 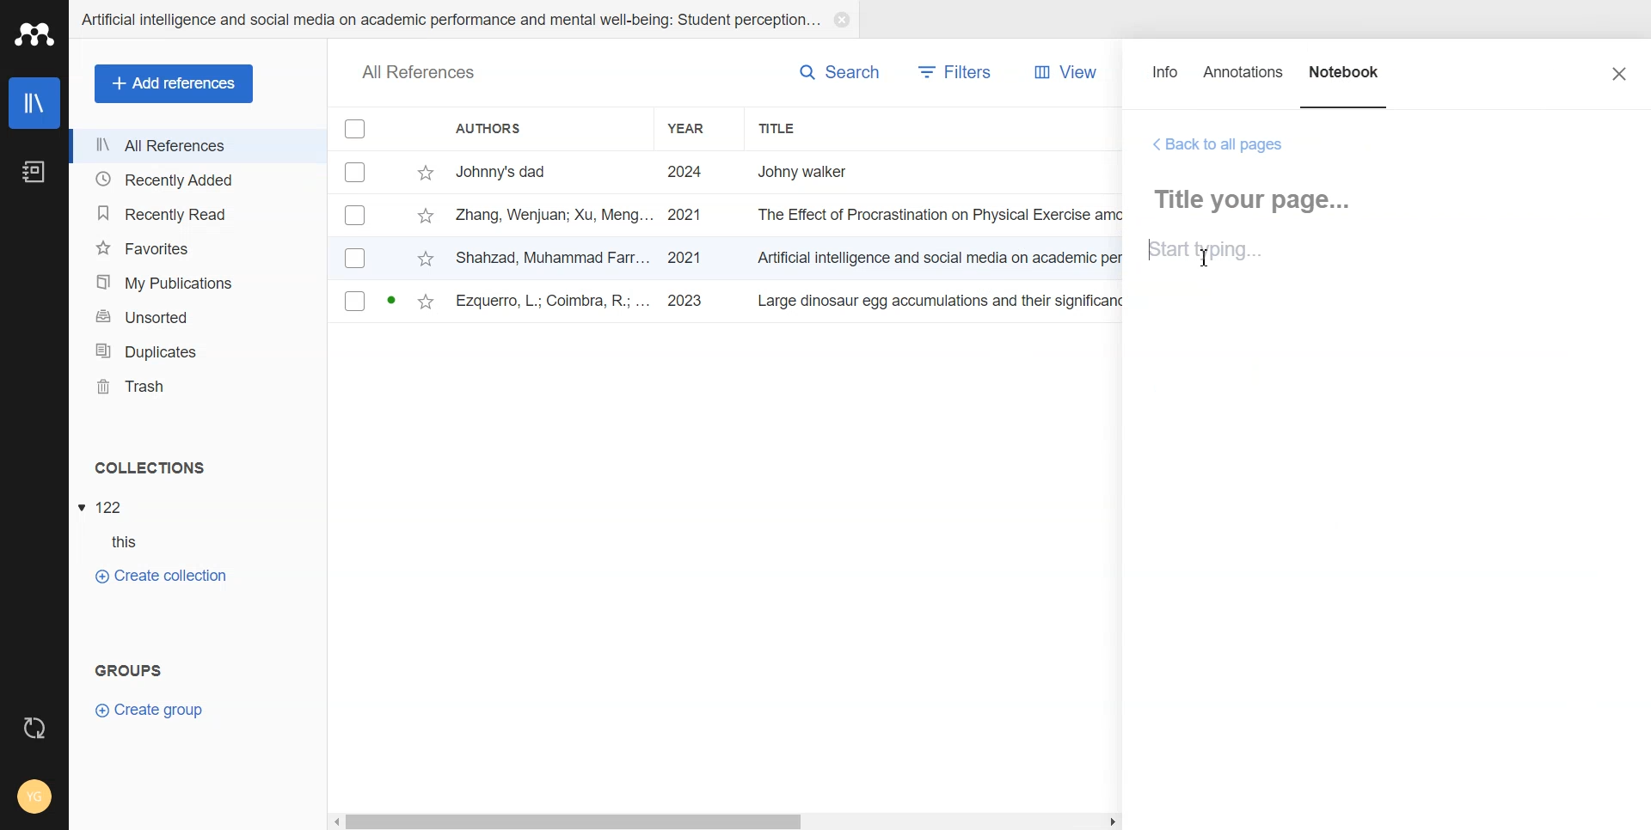 I want to click on Collections, so click(x=199, y=467).